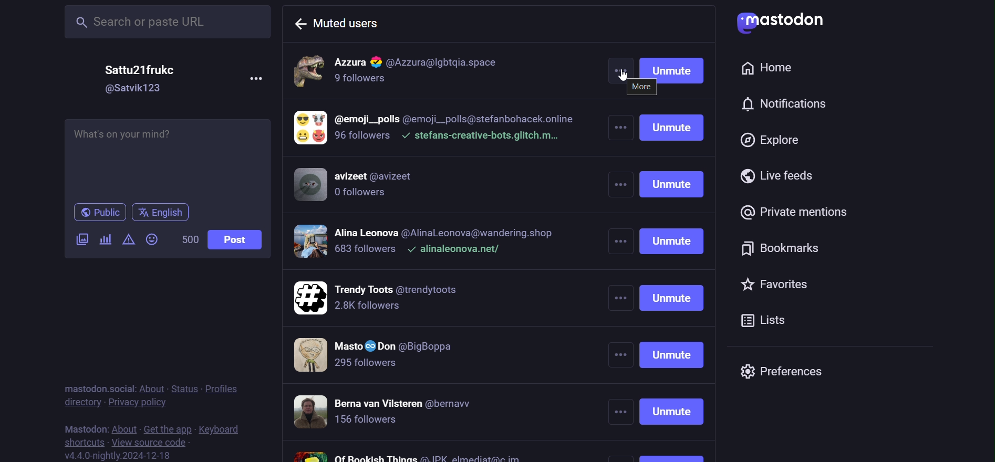 The image size is (995, 462). What do you see at coordinates (431, 242) in the screenshot?
I see `muter users 4` at bounding box center [431, 242].